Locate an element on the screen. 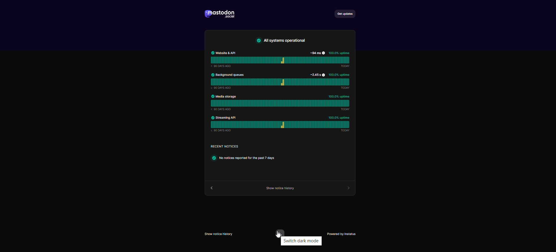  forward is located at coordinates (345, 189).